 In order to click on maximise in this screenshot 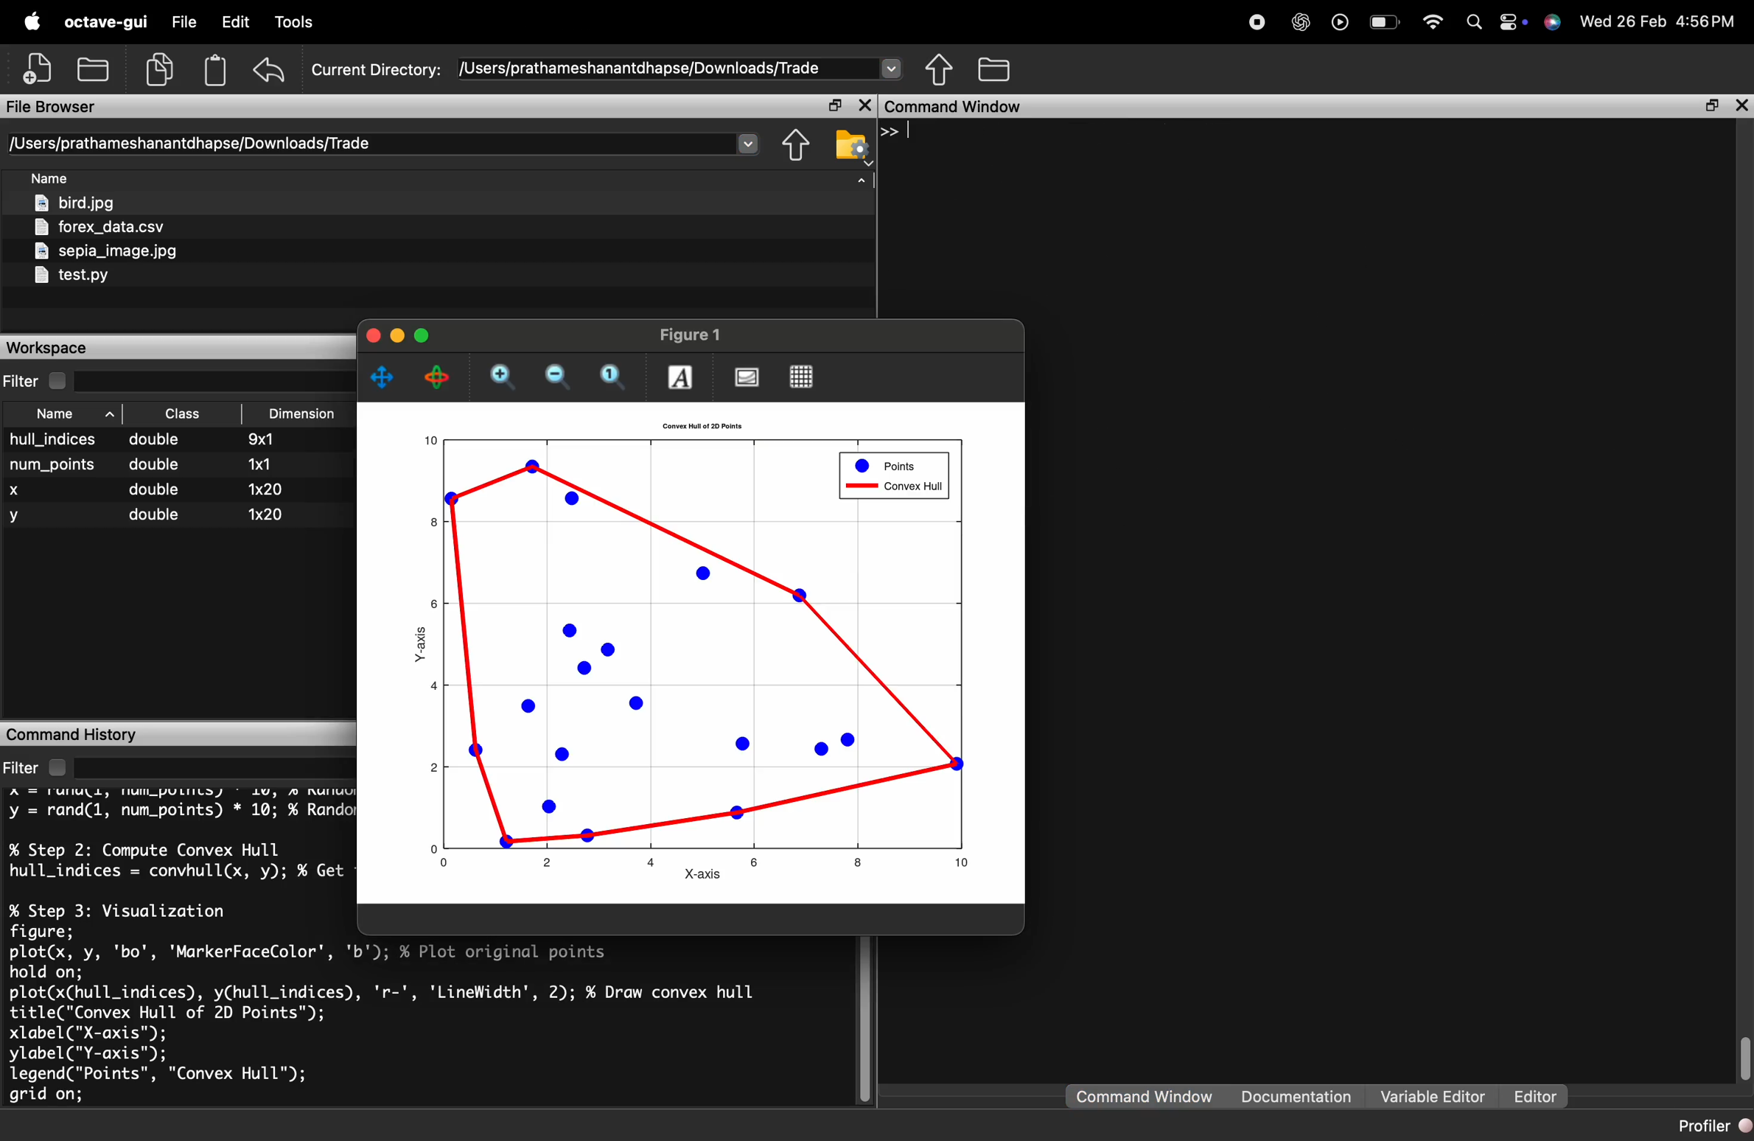, I will do `click(422, 336)`.